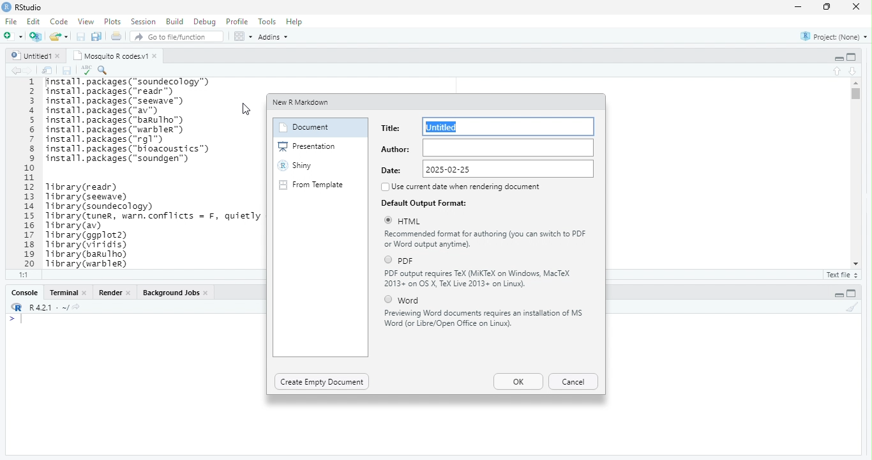 Image resolution: width=872 pixels, height=460 pixels. I want to click on Untitied1, so click(31, 56).